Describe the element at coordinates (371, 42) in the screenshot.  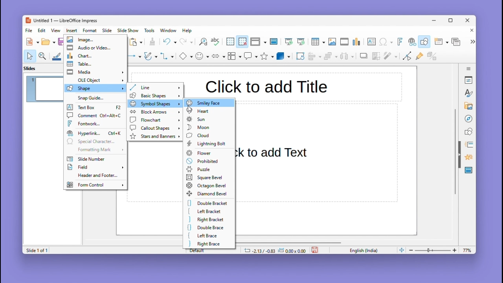
I see `Text box` at that location.